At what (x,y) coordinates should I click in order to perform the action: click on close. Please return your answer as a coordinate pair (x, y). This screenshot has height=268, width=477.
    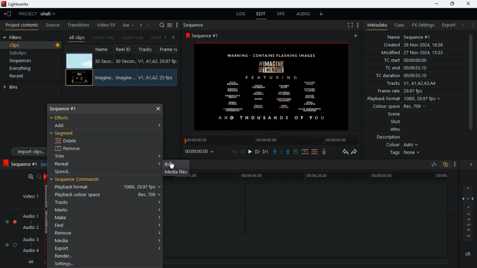
    Looking at the image, I should click on (469, 3).